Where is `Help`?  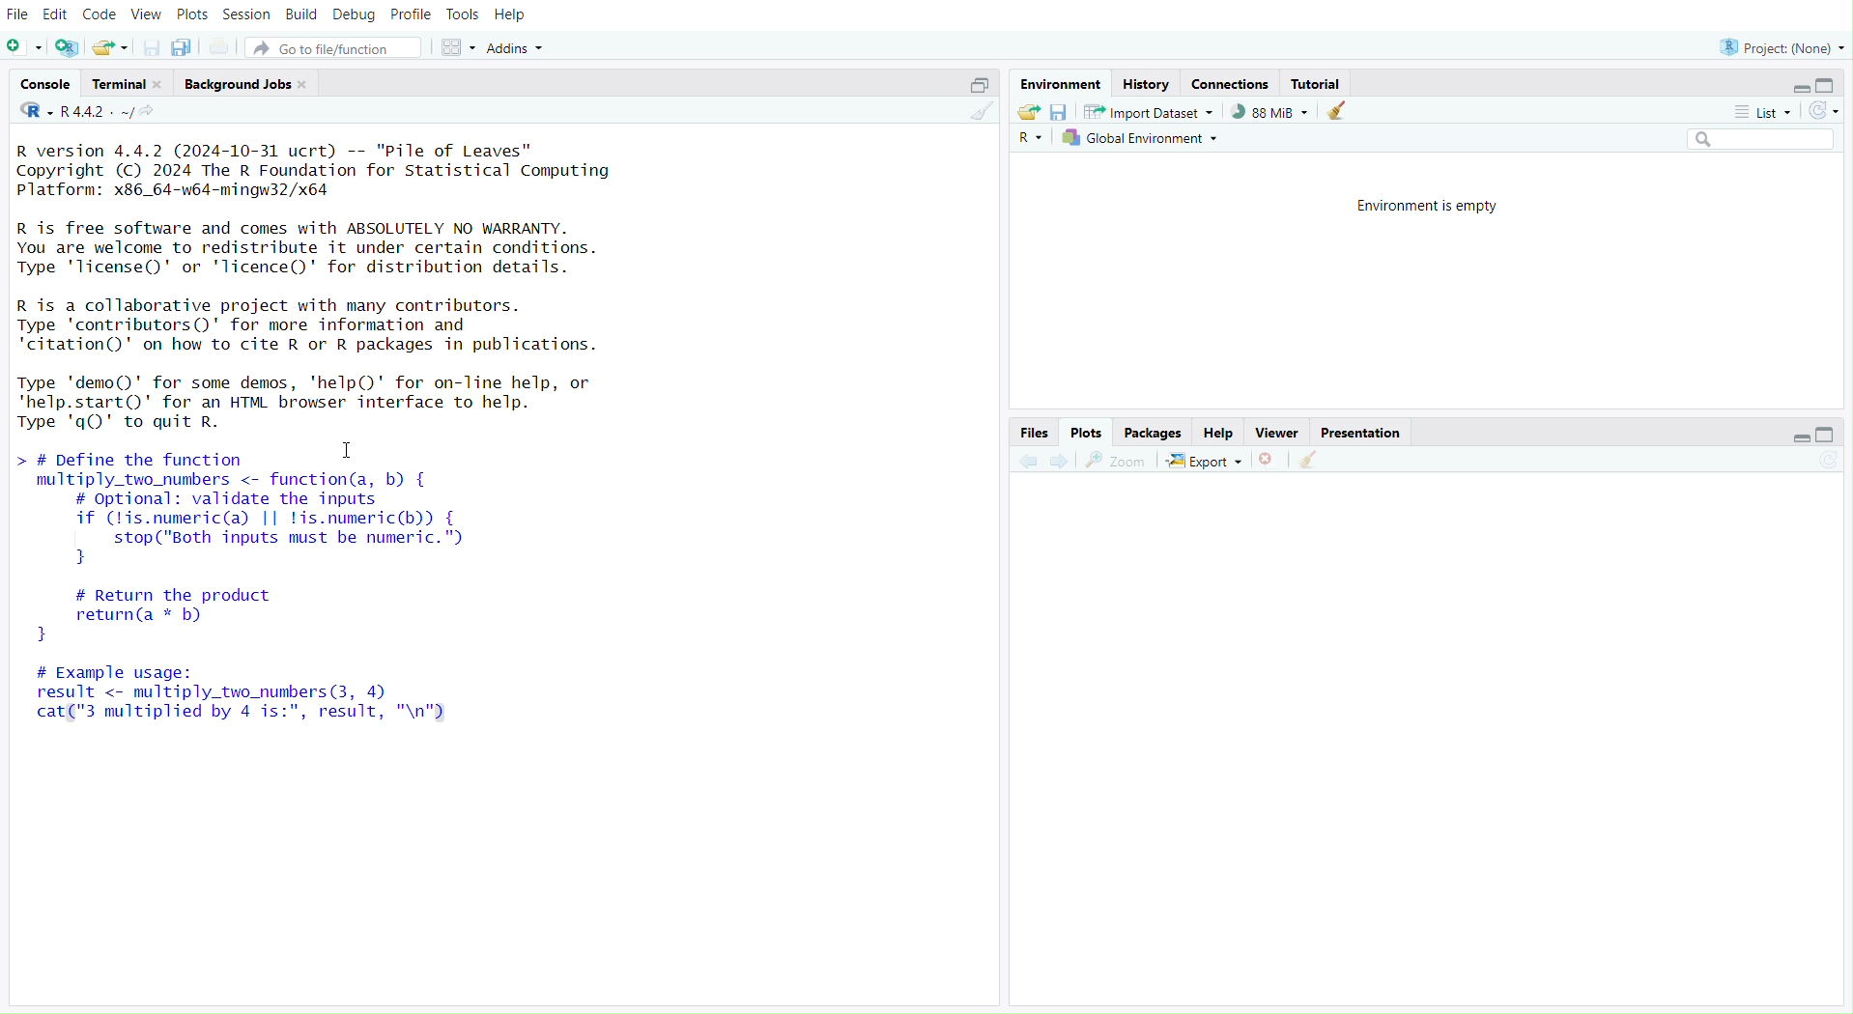 Help is located at coordinates (517, 15).